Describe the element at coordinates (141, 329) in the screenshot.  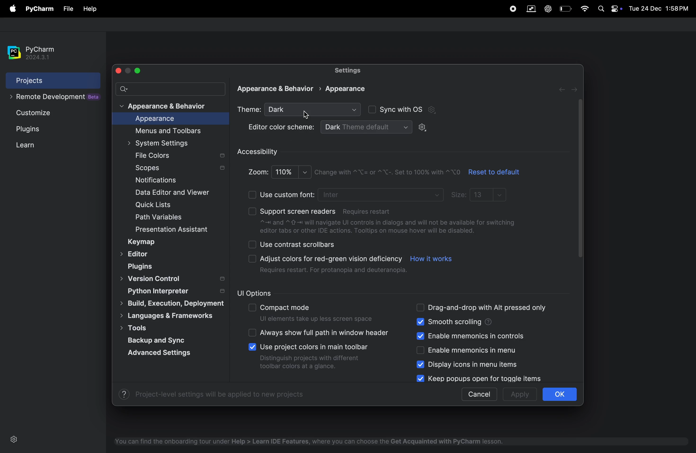
I see `tools` at that location.